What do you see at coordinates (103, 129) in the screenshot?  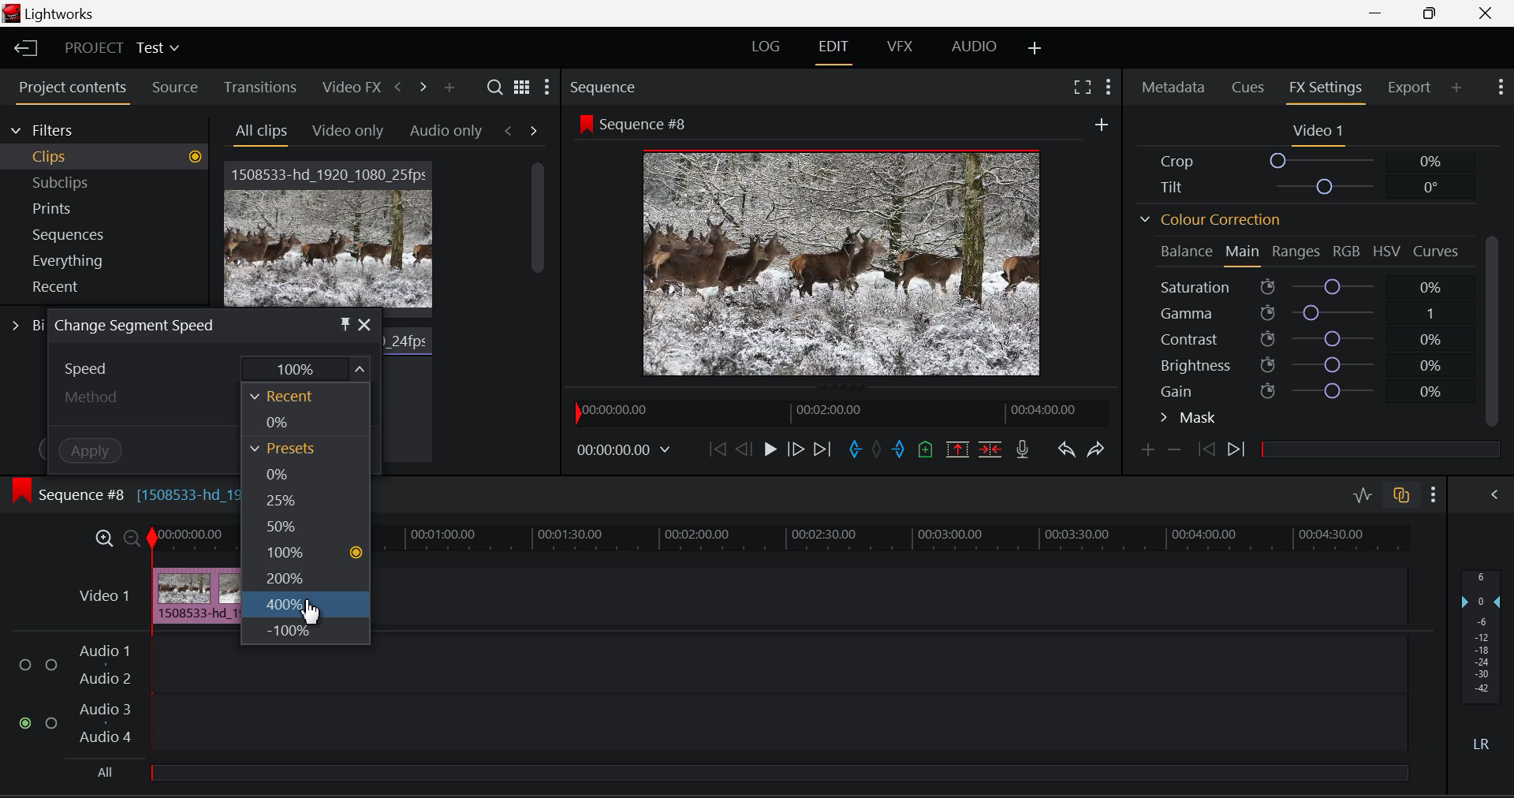 I see `Filters Selection` at bounding box center [103, 129].